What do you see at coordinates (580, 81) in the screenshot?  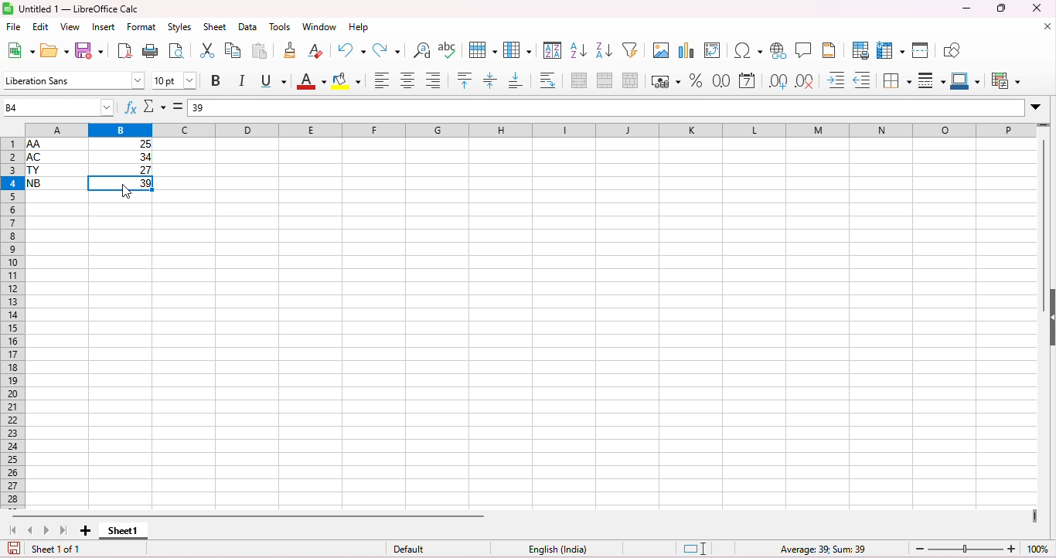 I see `merge and center` at bounding box center [580, 81].